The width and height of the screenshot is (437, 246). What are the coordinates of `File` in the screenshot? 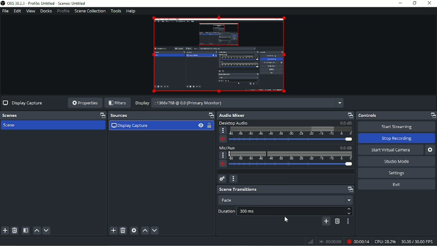 It's located at (6, 11).